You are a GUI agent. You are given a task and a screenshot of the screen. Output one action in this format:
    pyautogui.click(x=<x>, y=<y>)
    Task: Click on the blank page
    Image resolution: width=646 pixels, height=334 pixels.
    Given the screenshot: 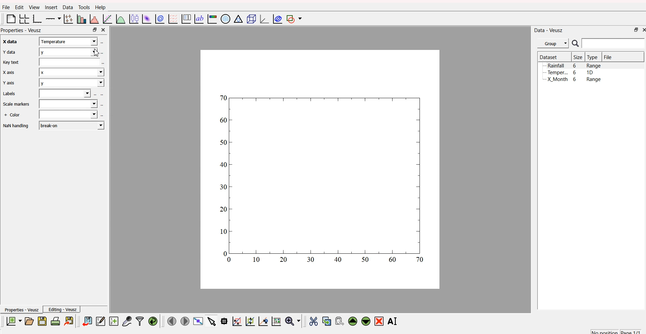 What is the action you would take?
    pyautogui.click(x=9, y=20)
    